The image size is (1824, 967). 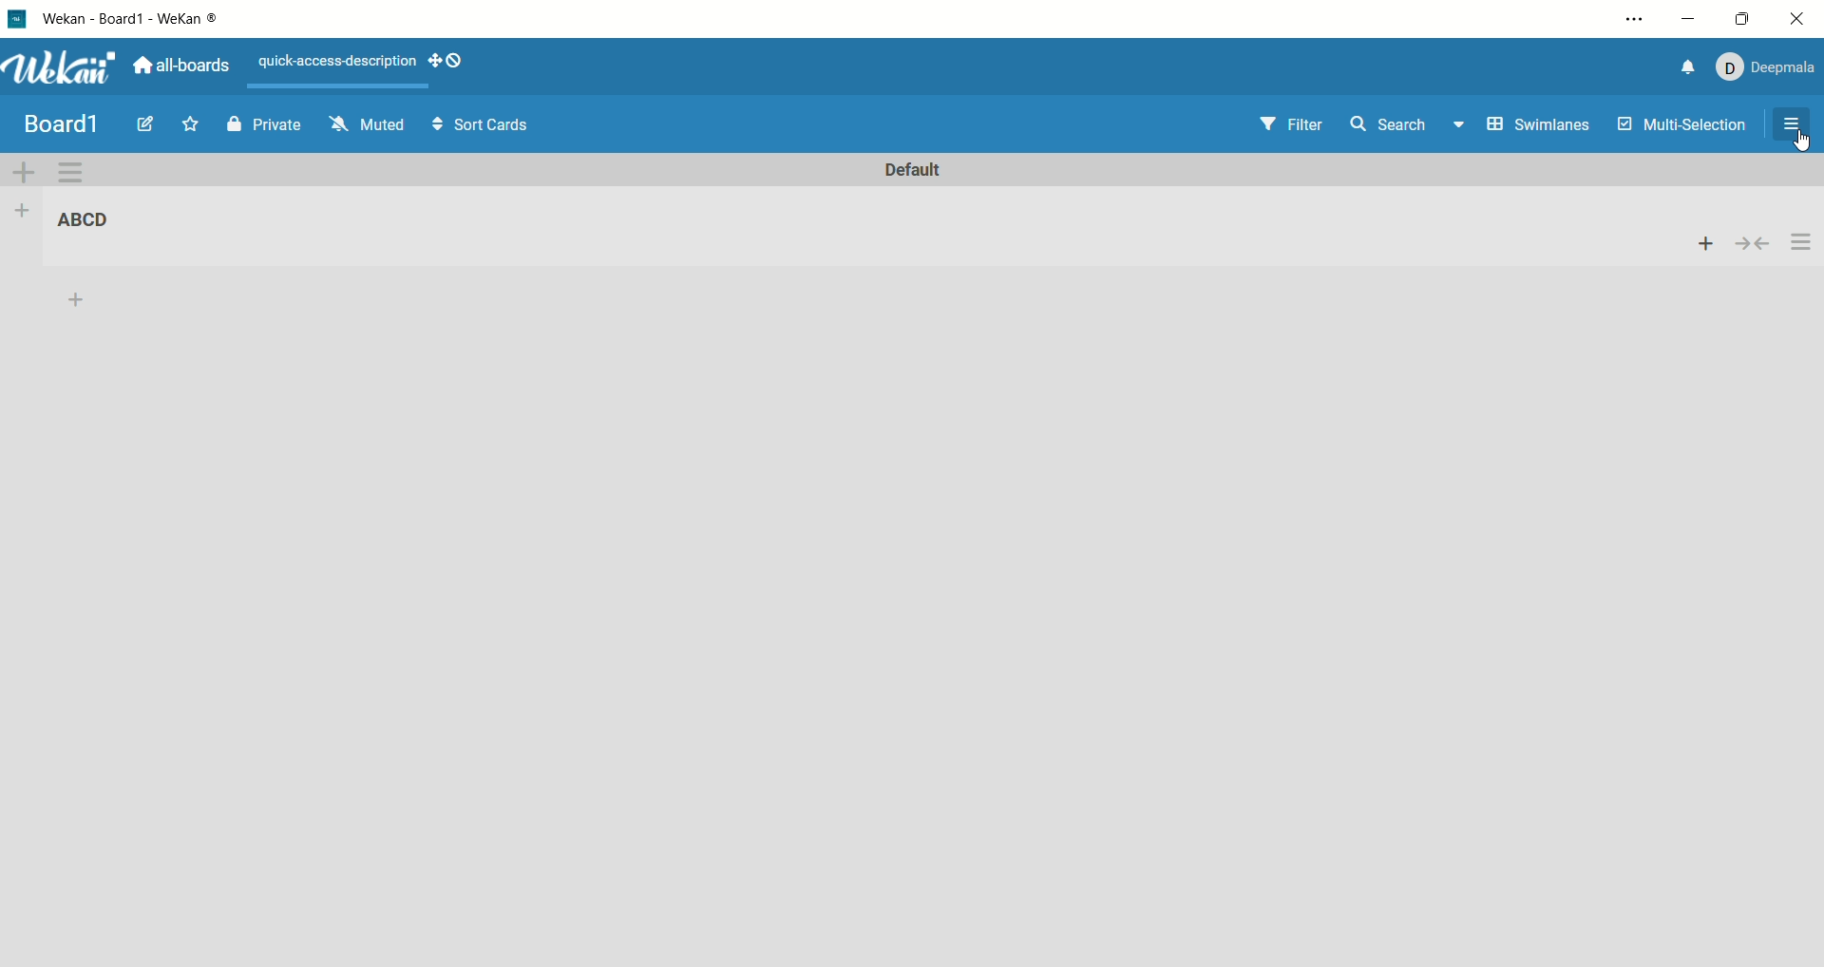 What do you see at coordinates (458, 59) in the screenshot?
I see `show-desktop-drag-handles` at bounding box center [458, 59].